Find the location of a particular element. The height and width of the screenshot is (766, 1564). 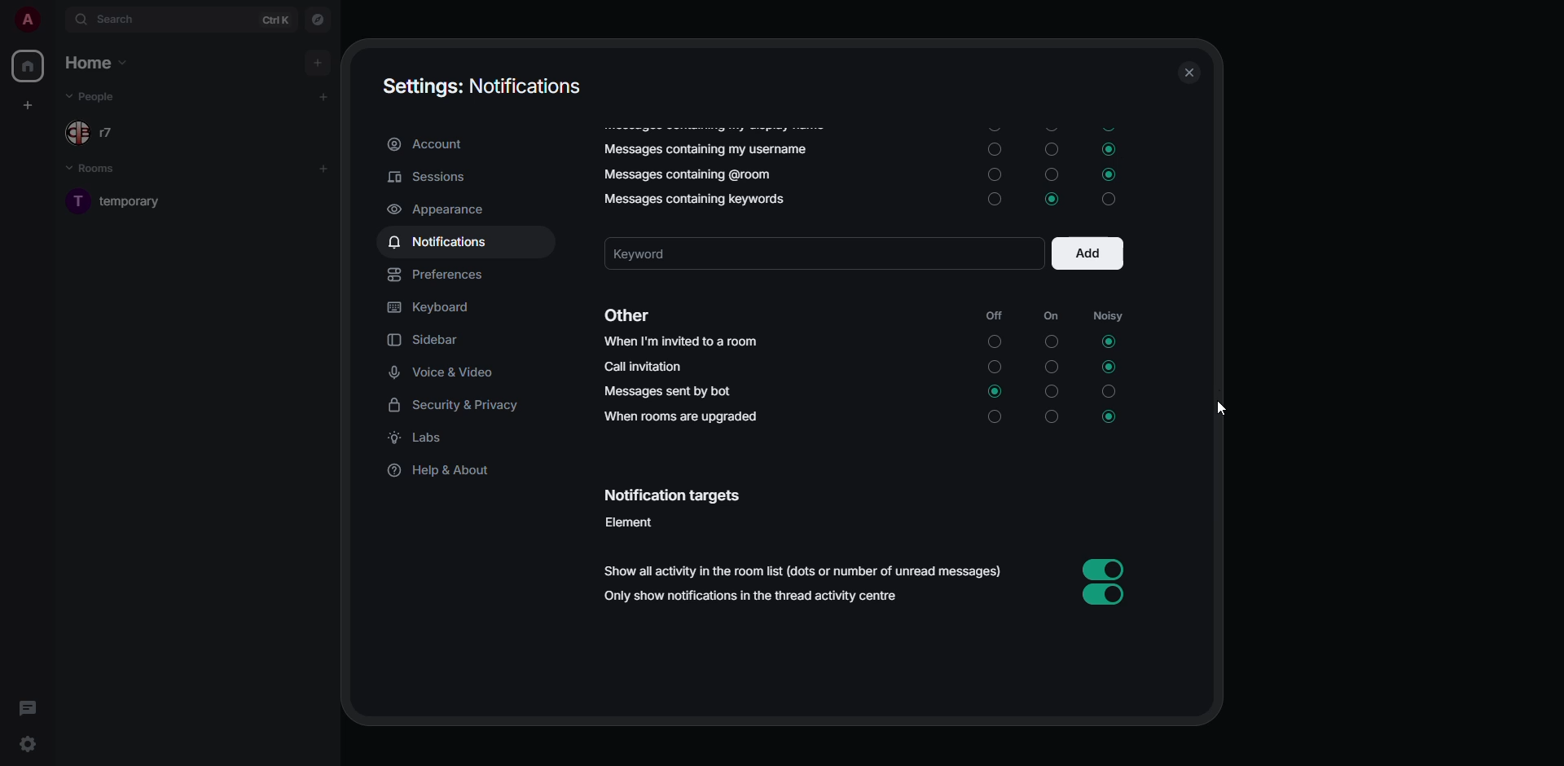

notifications is located at coordinates (442, 243).